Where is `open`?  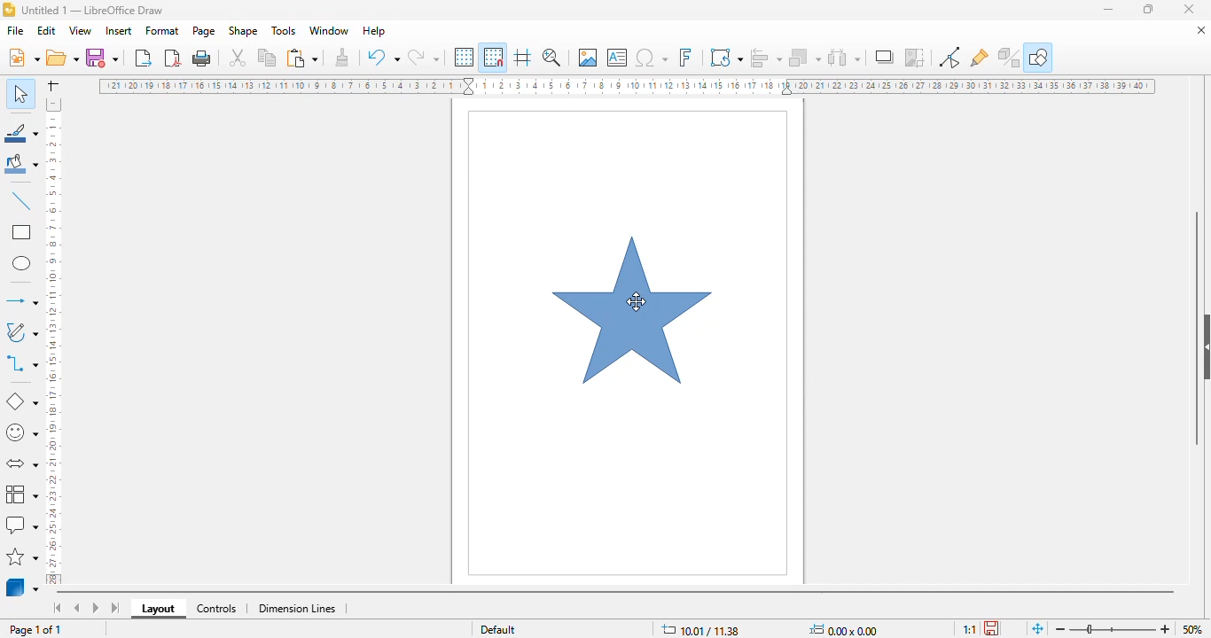 open is located at coordinates (63, 58).